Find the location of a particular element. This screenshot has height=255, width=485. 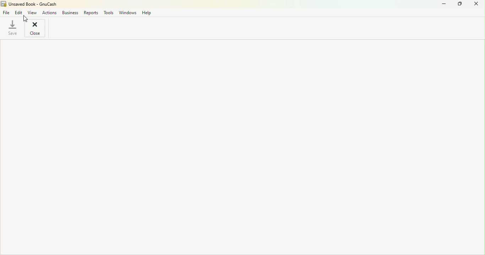

Reports is located at coordinates (92, 13).